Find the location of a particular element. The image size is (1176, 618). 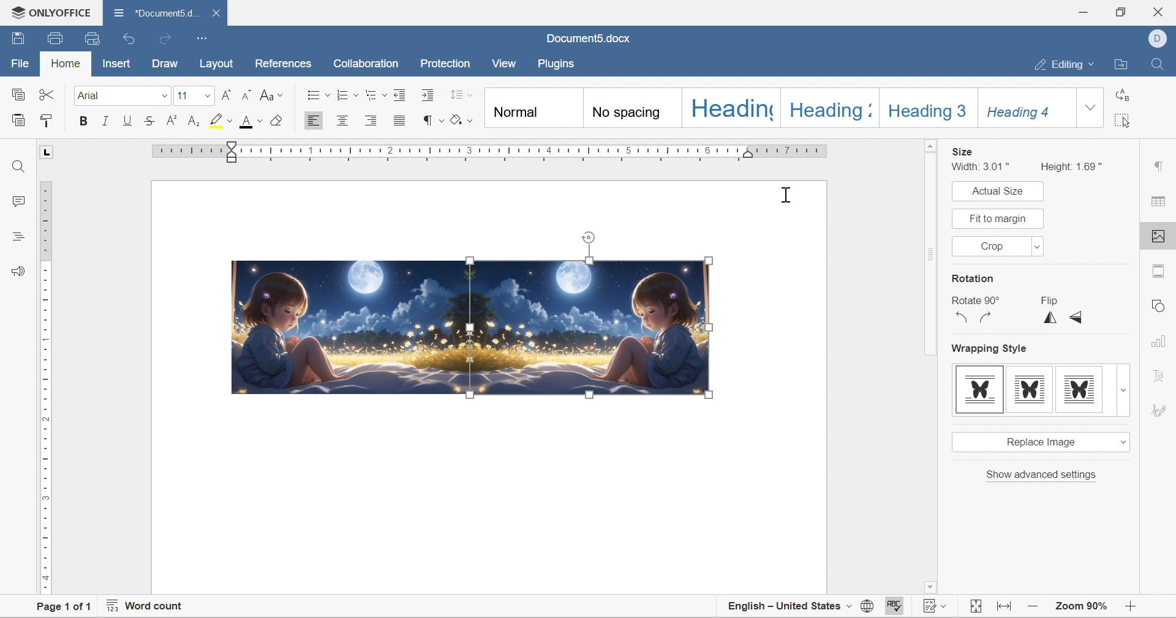

paste is located at coordinates (18, 119).